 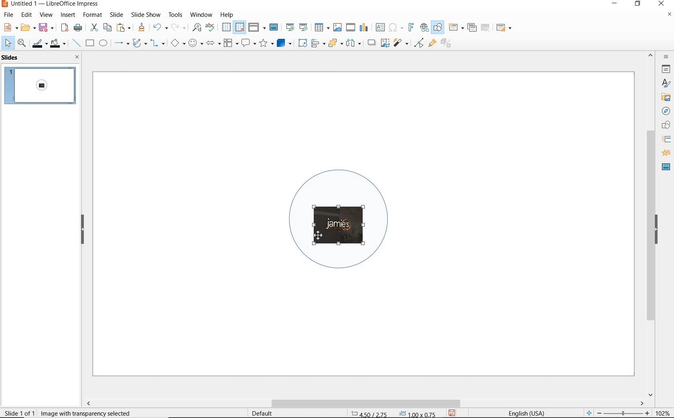 I want to click on insert fontwork text, so click(x=410, y=28).